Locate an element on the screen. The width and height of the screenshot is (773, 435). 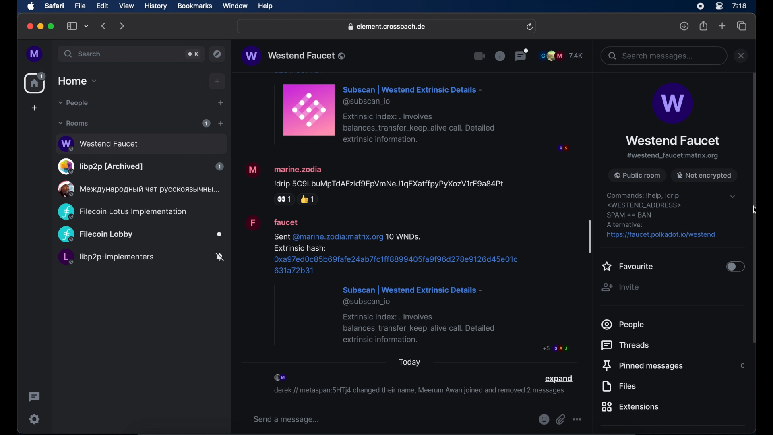
dropdown is located at coordinates (732, 196).